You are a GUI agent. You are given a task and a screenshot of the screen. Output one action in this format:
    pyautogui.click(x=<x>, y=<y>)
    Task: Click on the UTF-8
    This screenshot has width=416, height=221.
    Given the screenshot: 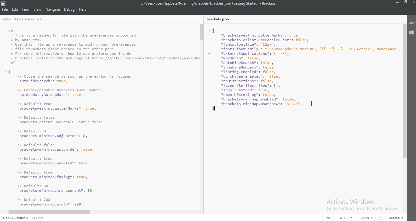 What is the action you would take?
    pyautogui.click(x=345, y=217)
    